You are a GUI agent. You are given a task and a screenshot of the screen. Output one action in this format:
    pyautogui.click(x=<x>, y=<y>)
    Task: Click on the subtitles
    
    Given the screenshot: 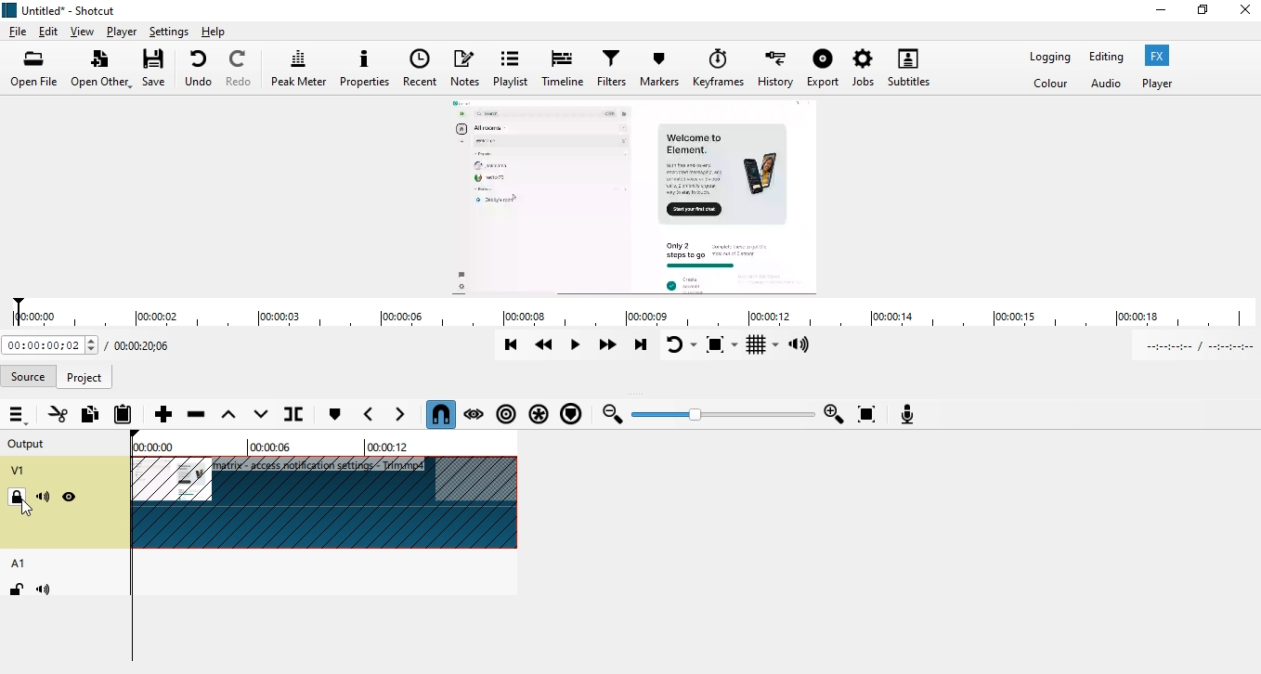 What is the action you would take?
    pyautogui.click(x=908, y=68)
    